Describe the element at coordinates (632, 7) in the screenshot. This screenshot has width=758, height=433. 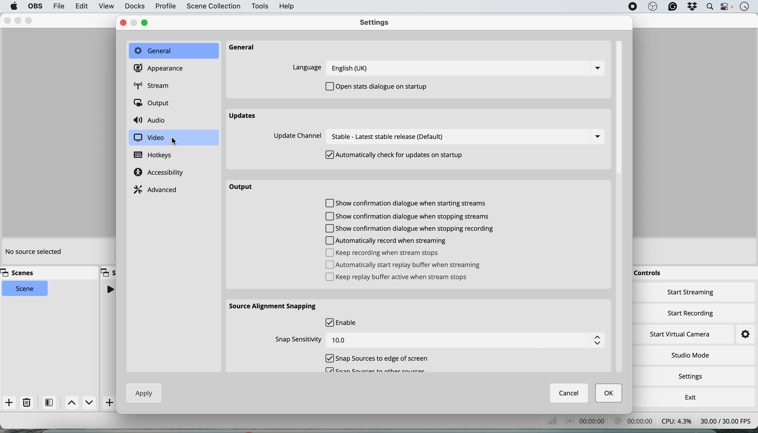
I see `screen recorder` at that location.